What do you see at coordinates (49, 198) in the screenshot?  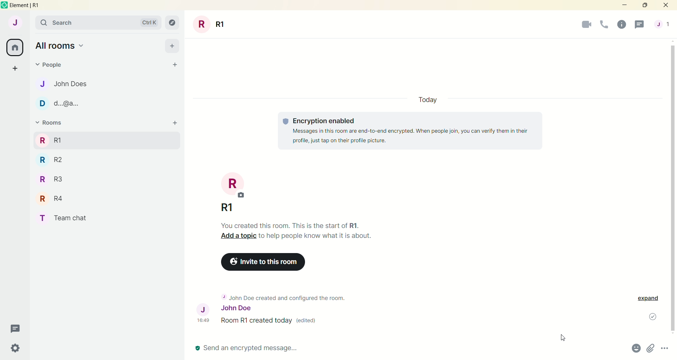 I see `R R4` at bounding box center [49, 198].